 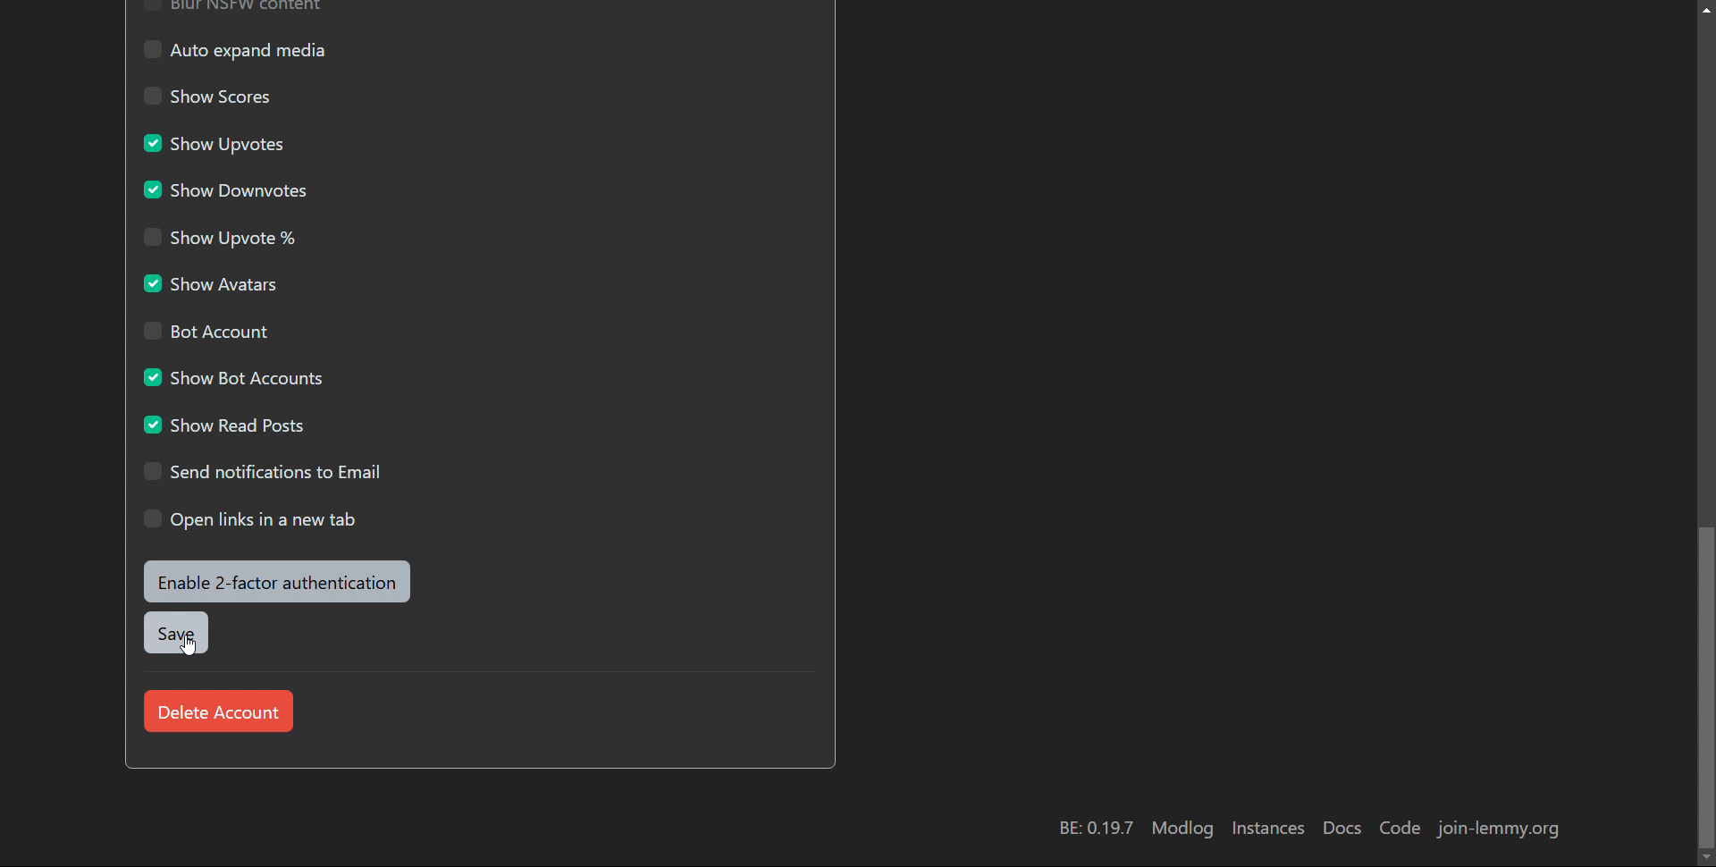 What do you see at coordinates (214, 283) in the screenshot?
I see `show avatars` at bounding box center [214, 283].